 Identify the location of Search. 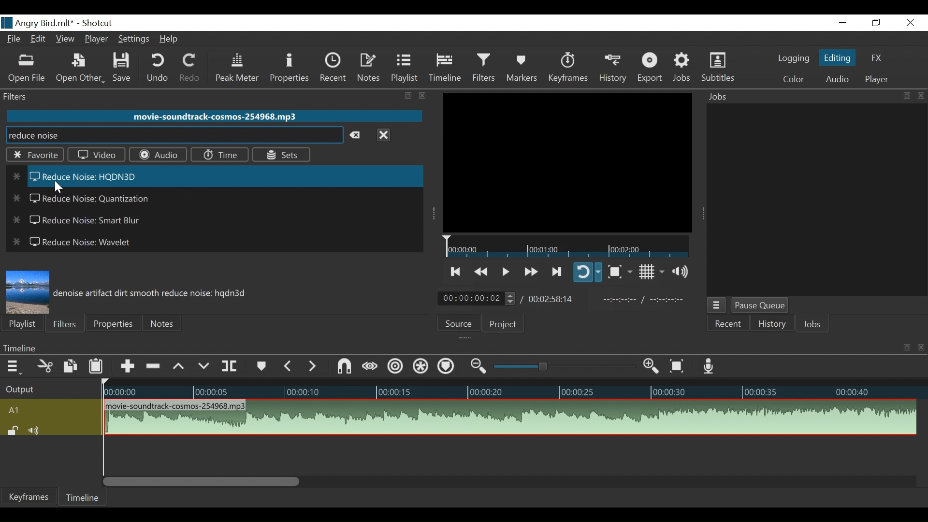
(174, 136).